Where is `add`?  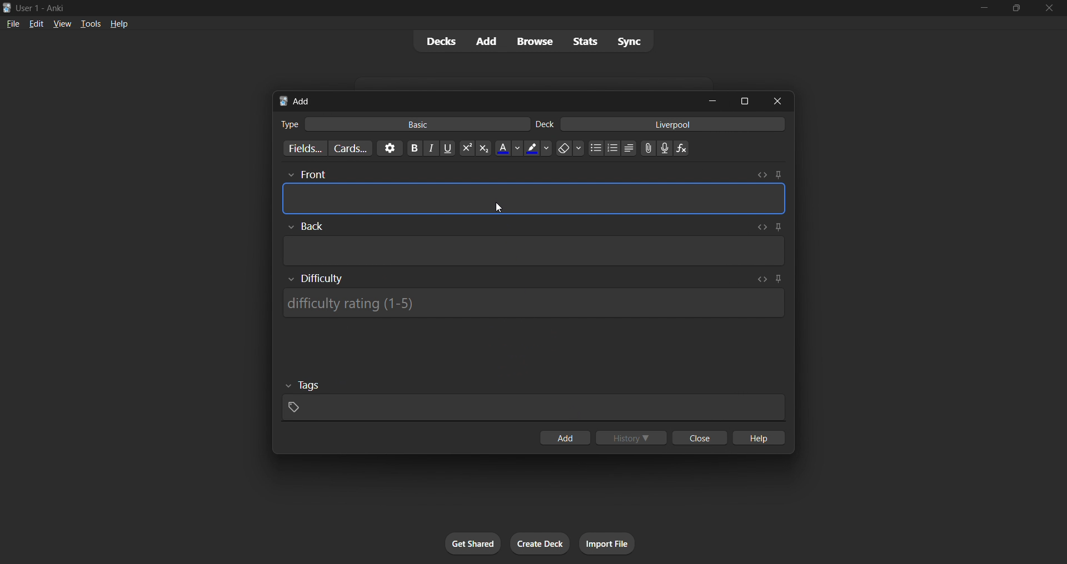
add is located at coordinates (565, 437).